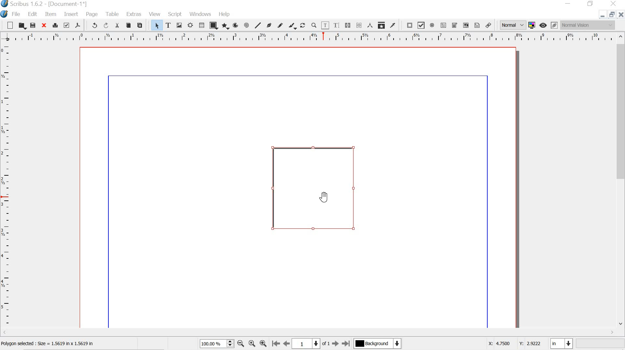 The image size is (625, 350). Describe the element at coordinates (211, 344) in the screenshot. I see `100.00 %` at that location.